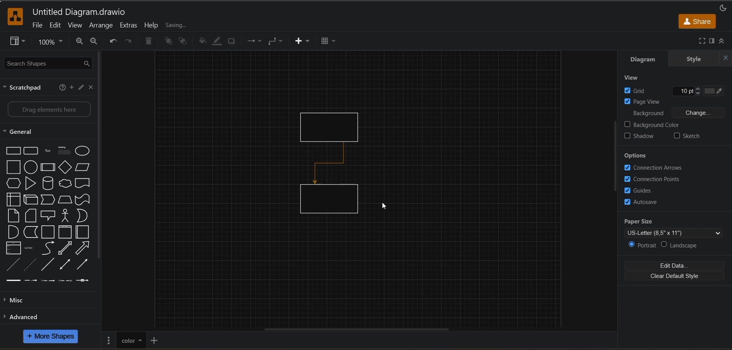  I want to click on misc, so click(17, 300).